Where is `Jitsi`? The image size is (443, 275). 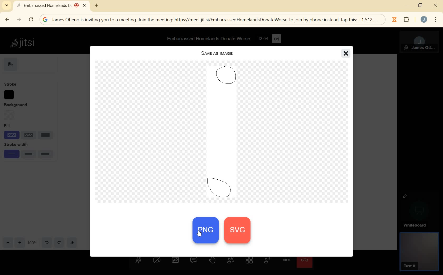 Jitsi is located at coordinates (25, 43).